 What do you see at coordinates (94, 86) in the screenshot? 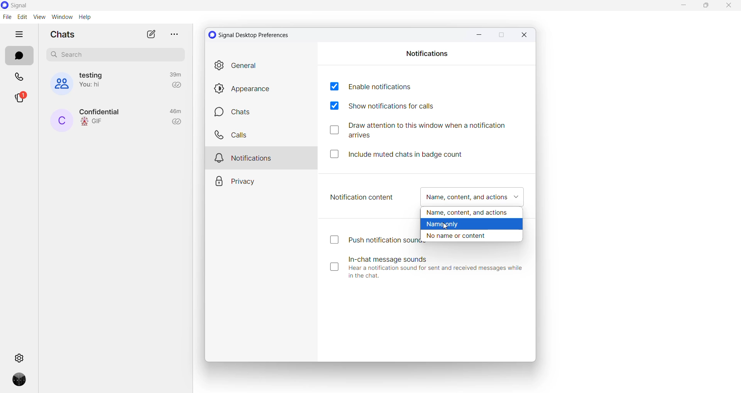
I see `last message` at bounding box center [94, 86].